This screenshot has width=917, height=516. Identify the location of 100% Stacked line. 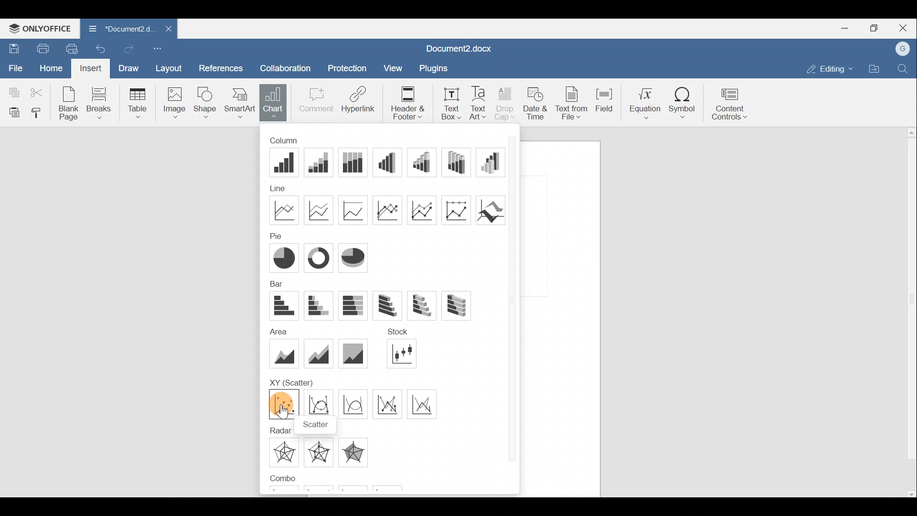
(352, 210).